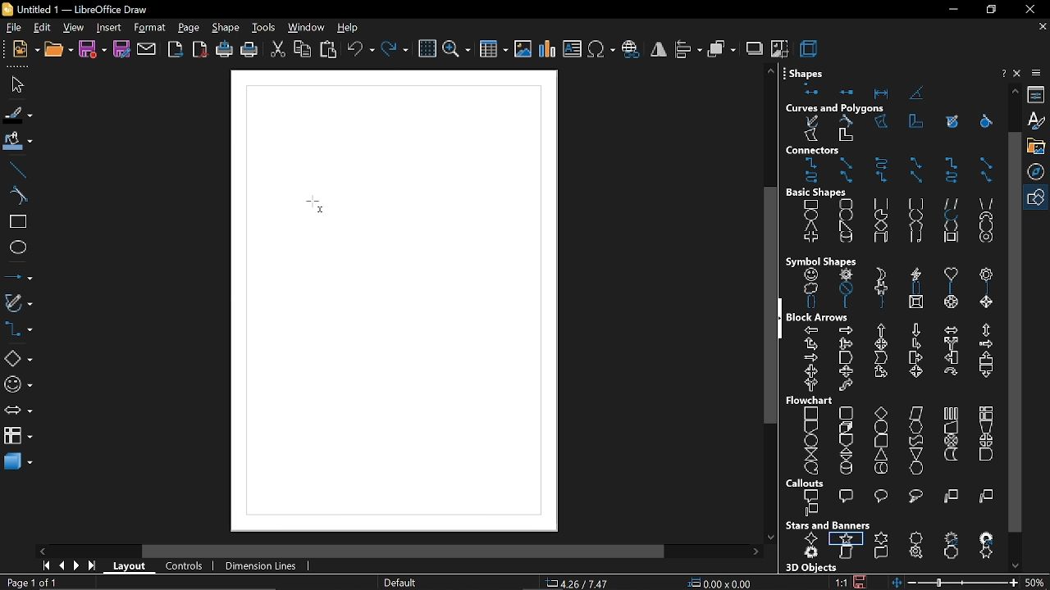 The image size is (1050, 590). What do you see at coordinates (993, 11) in the screenshot?
I see `restore down` at bounding box center [993, 11].